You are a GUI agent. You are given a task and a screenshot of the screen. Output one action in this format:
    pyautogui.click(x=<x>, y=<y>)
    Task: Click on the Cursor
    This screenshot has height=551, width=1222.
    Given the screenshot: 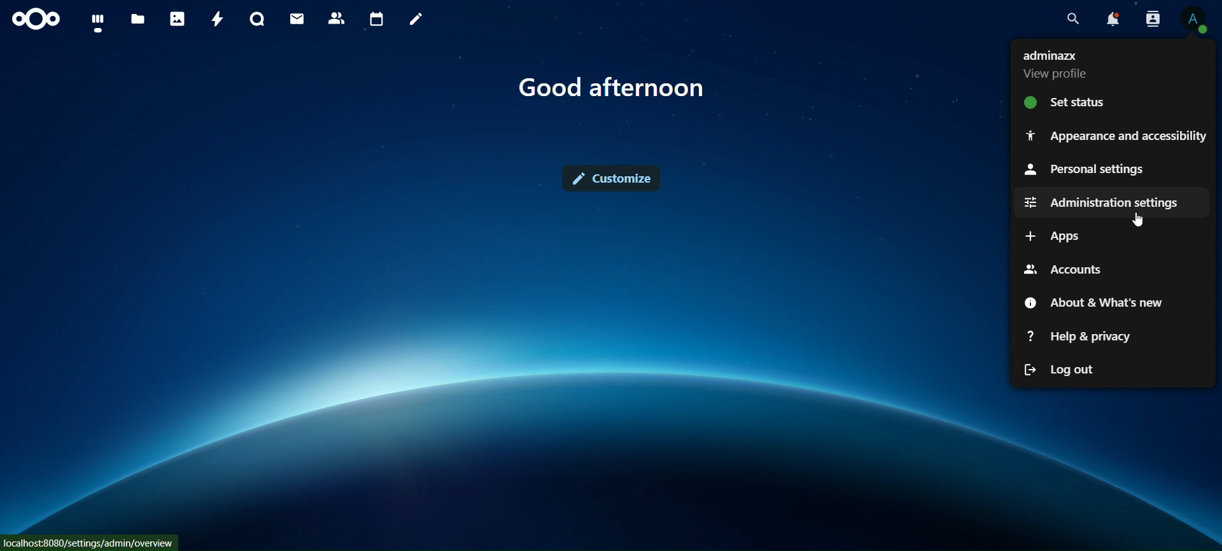 What is the action you would take?
    pyautogui.click(x=1141, y=220)
    